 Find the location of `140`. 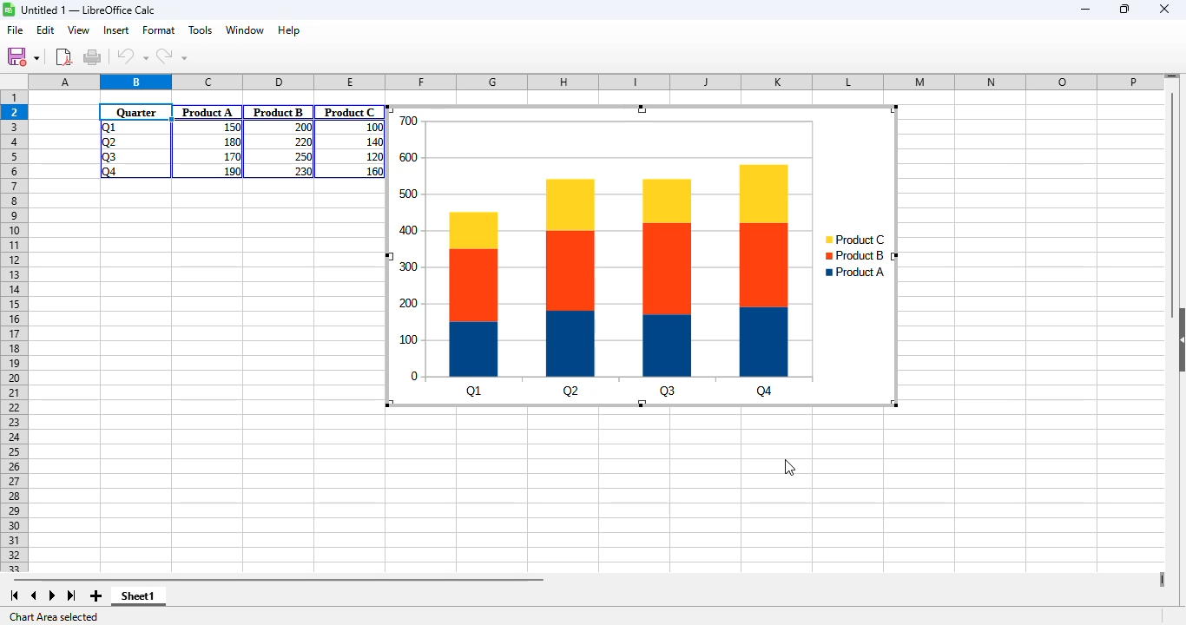

140 is located at coordinates (372, 142).